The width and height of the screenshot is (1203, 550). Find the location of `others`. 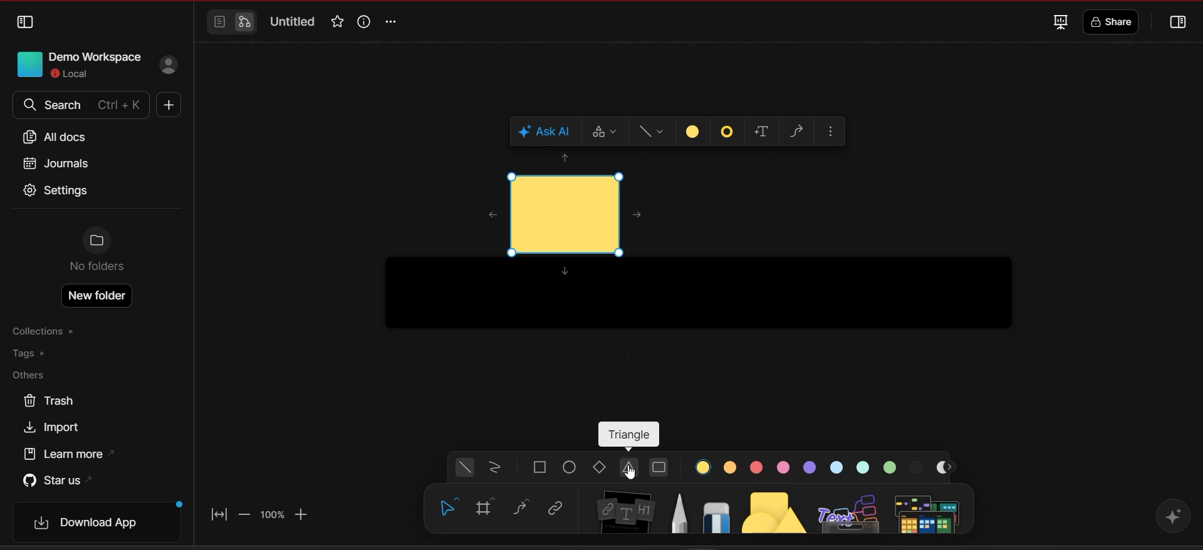

others is located at coordinates (850, 511).